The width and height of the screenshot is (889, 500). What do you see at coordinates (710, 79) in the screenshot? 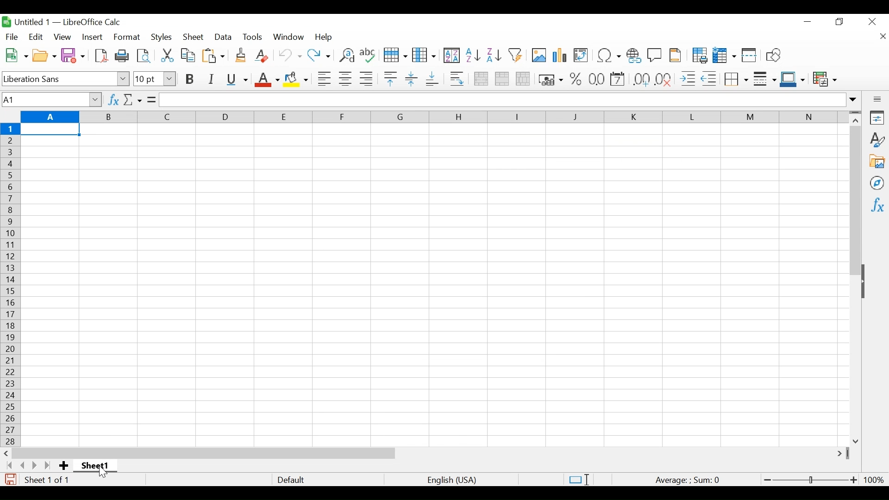
I see `Decrease indent` at bounding box center [710, 79].